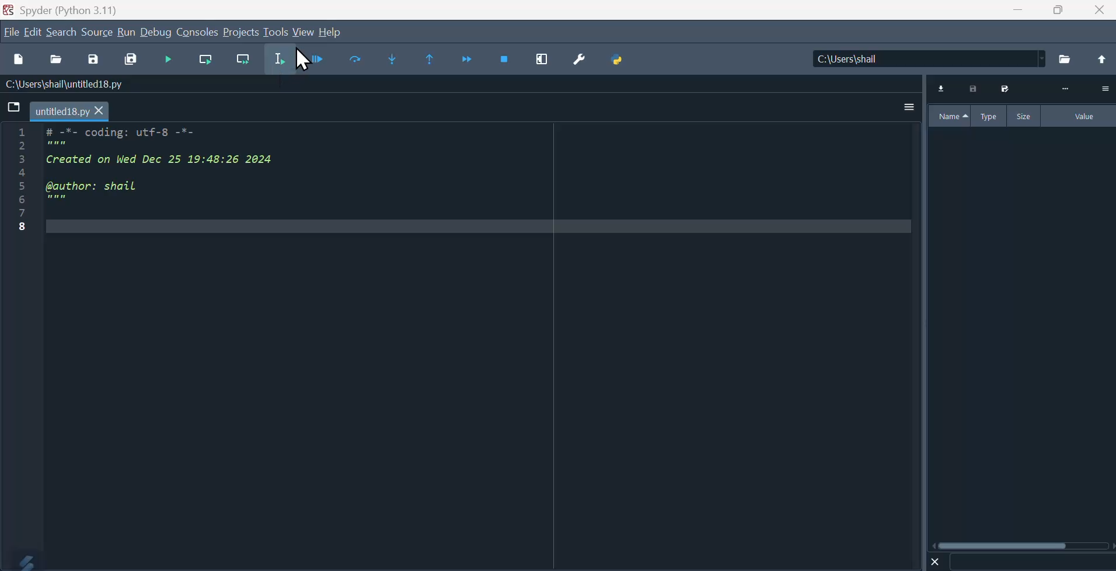 The height and width of the screenshot is (571, 1116). Describe the element at coordinates (616, 61) in the screenshot. I see `Python path manager` at that location.